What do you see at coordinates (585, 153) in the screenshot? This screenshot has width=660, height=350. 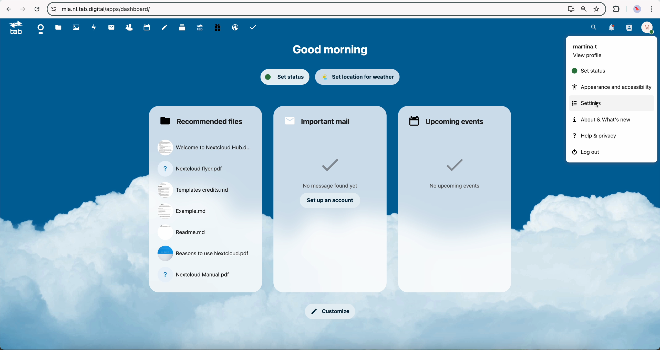 I see `log out` at bounding box center [585, 153].